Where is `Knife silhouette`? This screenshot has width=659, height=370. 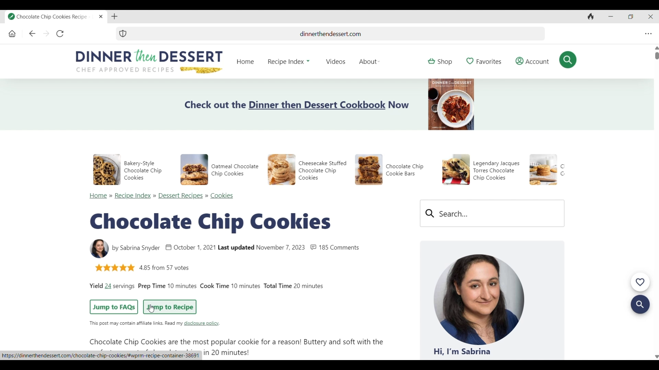 Knife silhouette is located at coordinates (201, 70).